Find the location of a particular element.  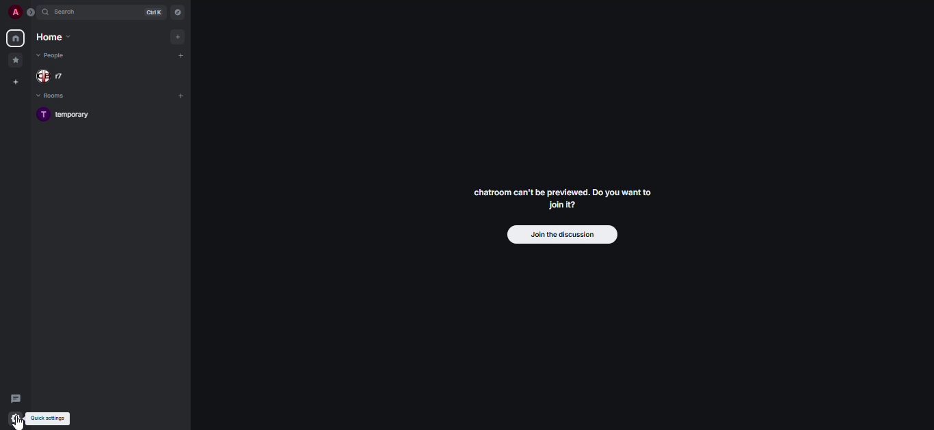

profile is located at coordinates (14, 12).